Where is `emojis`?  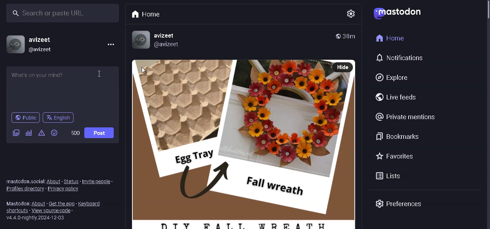
emojis is located at coordinates (55, 133).